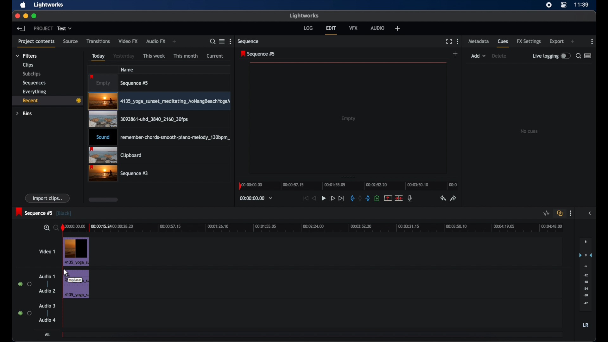 The height and width of the screenshot is (342, 608). I want to click on source, so click(71, 41).